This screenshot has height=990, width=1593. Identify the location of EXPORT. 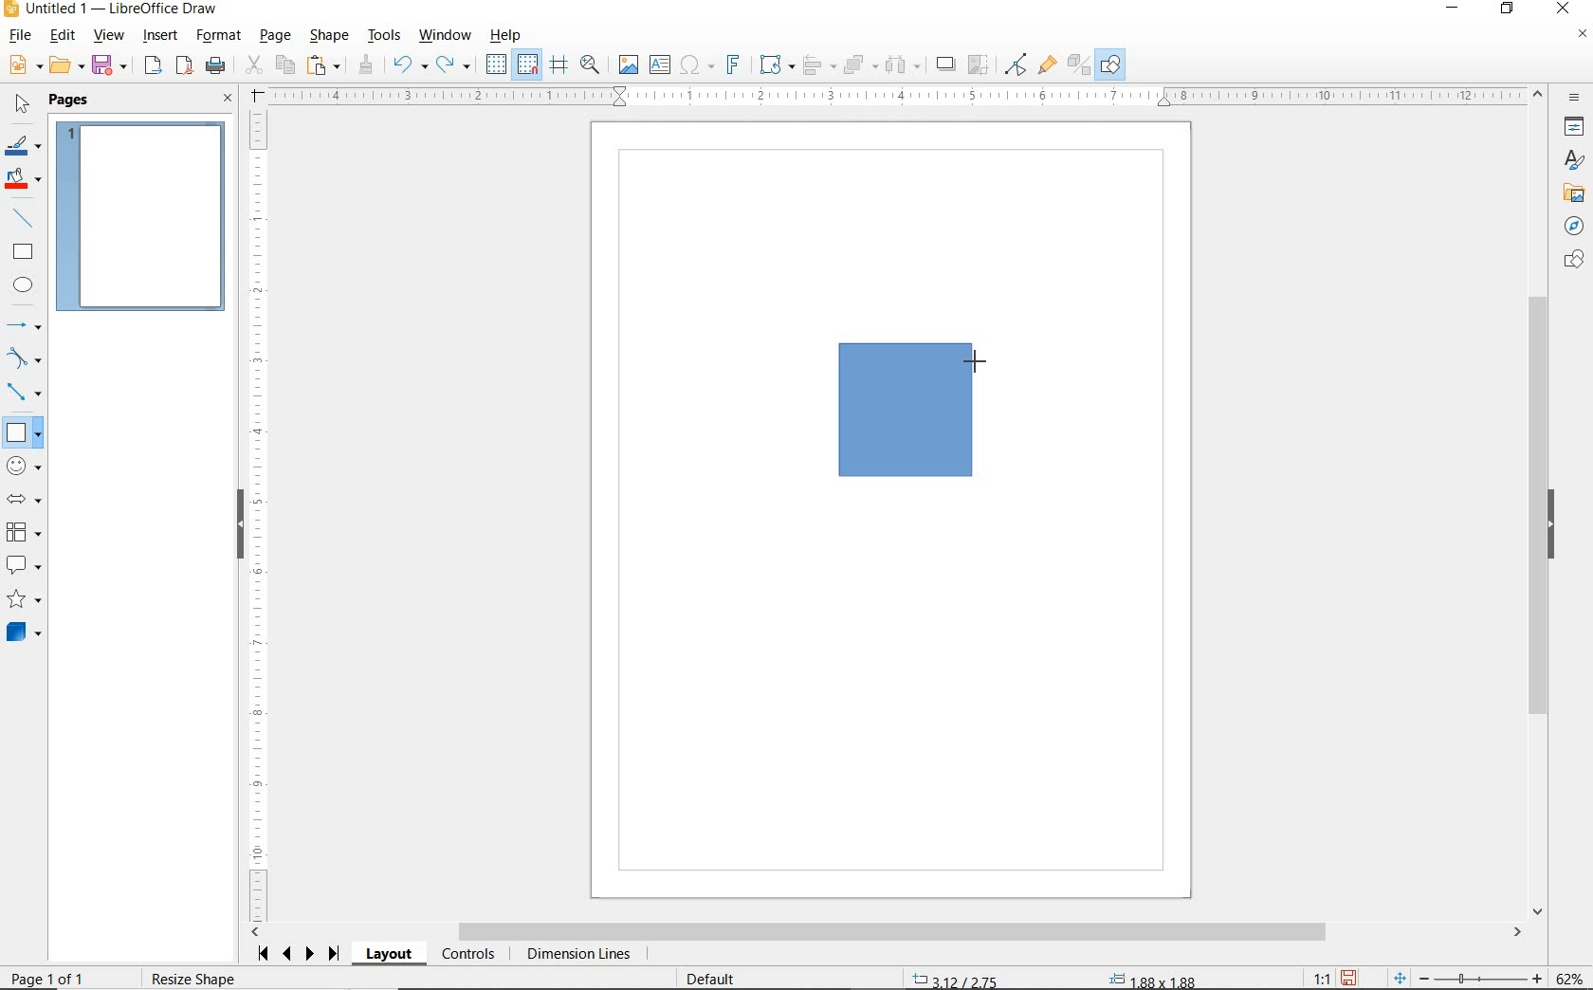
(154, 67).